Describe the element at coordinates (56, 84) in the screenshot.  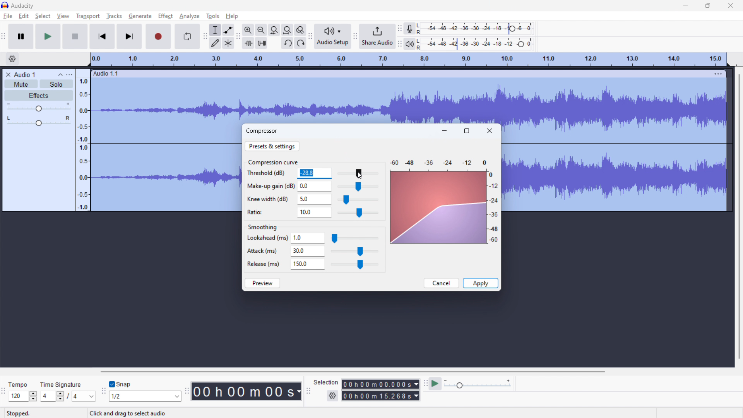
I see `solo` at that location.